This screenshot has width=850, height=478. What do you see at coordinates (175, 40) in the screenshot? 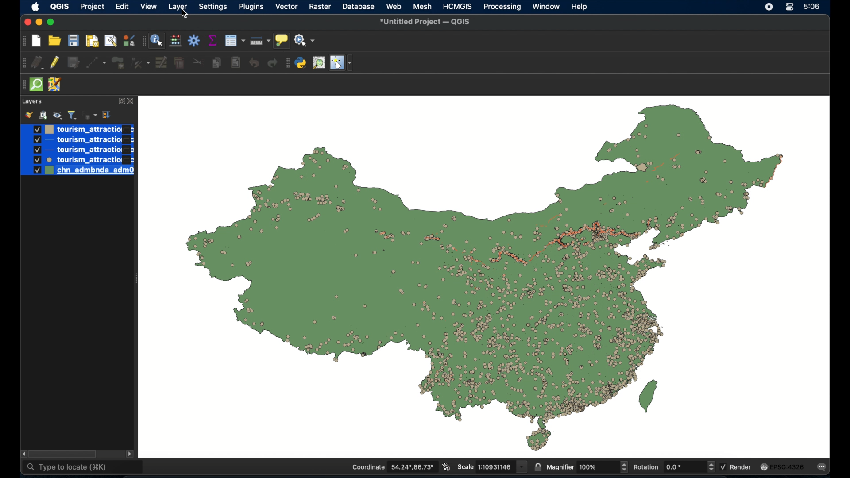
I see `open field calculator` at bounding box center [175, 40].